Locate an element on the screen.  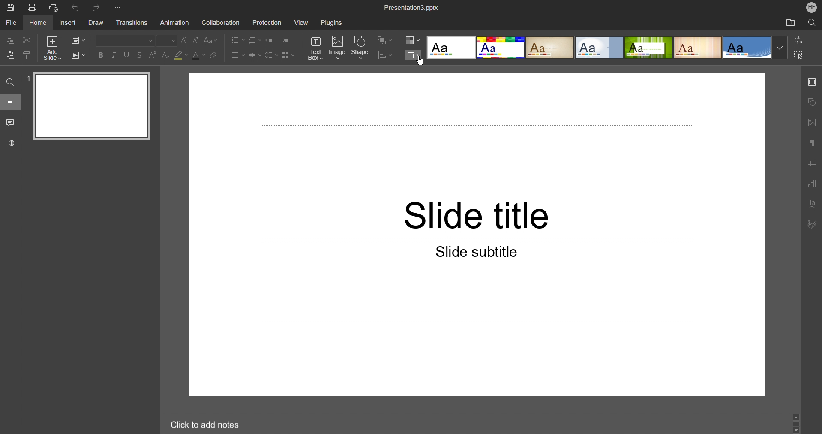
Bold is located at coordinates (100, 56).